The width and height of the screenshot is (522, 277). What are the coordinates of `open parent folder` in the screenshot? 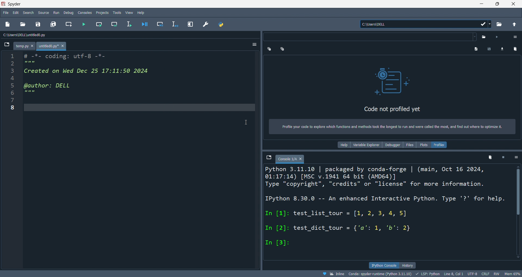 It's located at (514, 24).